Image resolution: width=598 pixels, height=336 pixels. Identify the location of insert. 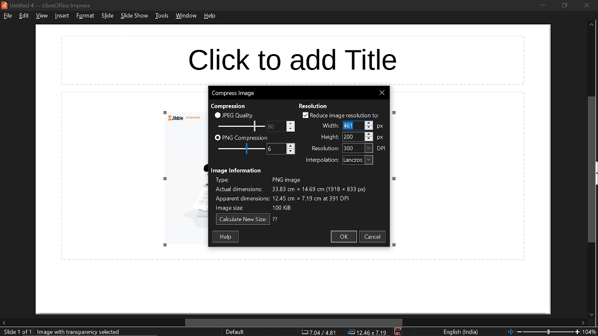
(63, 16).